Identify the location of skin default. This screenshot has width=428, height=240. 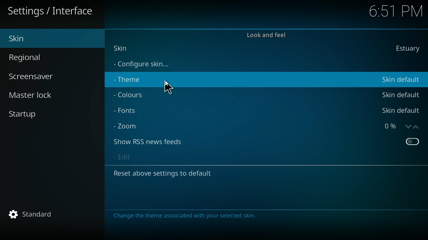
(400, 94).